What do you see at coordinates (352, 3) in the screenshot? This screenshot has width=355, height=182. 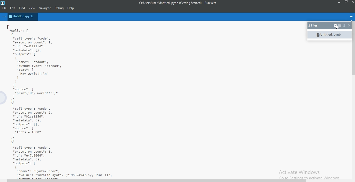 I see `close` at bounding box center [352, 3].